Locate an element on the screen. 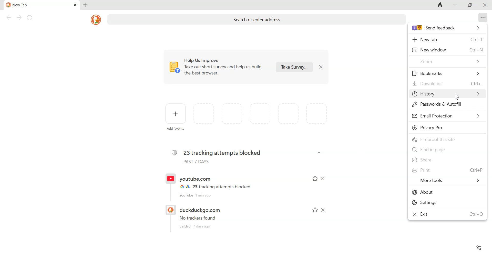 Image resolution: width=492 pixels, height=261 pixels. Print is located at coordinates (448, 170).